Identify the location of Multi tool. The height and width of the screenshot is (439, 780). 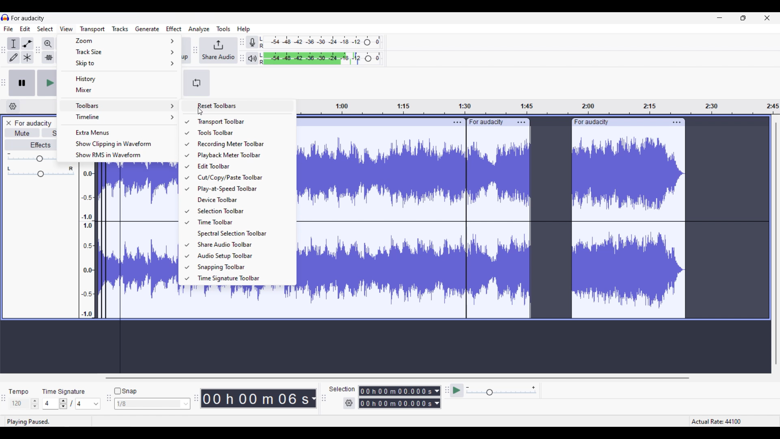
(27, 57).